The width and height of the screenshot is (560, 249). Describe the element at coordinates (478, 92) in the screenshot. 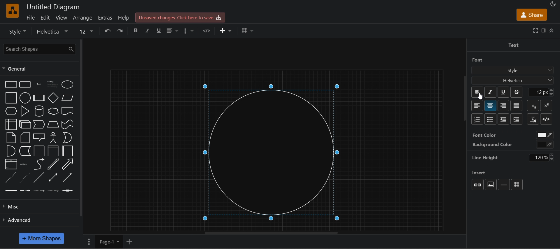

I see `bold` at that location.